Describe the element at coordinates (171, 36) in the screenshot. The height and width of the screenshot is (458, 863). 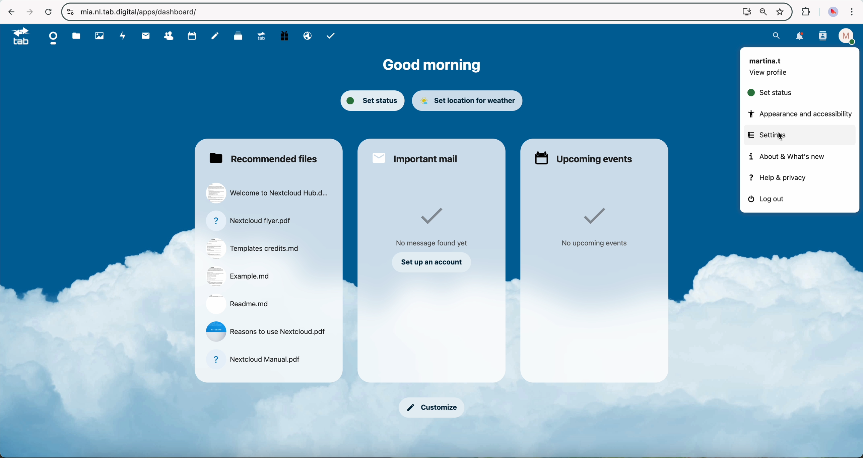
I see `contacts` at that location.